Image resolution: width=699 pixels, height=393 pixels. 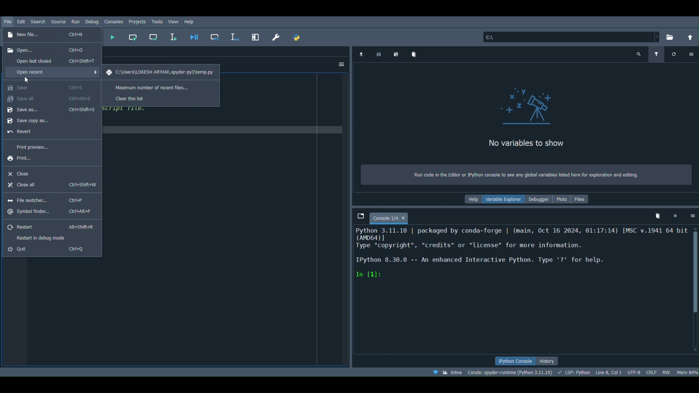 What do you see at coordinates (52, 72) in the screenshot?
I see `Open recent` at bounding box center [52, 72].